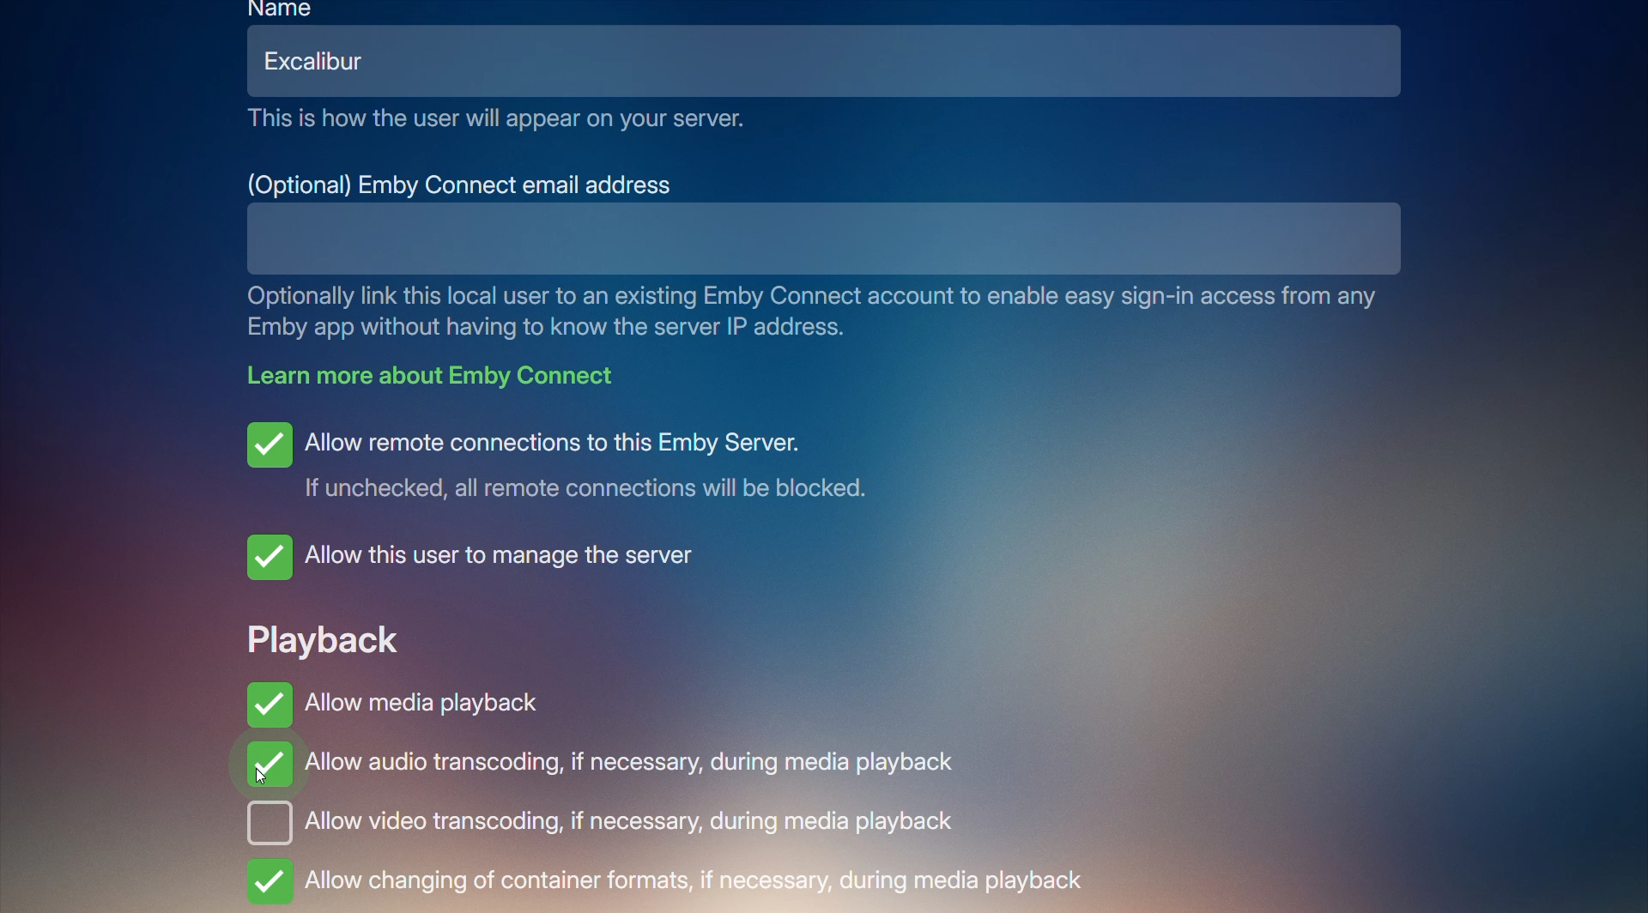 Image resolution: width=1648 pixels, height=913 pixels. Describe the element at coordinates (498, 119) in the screenshot. I see `This is how the user will appear on your server.` at that location.